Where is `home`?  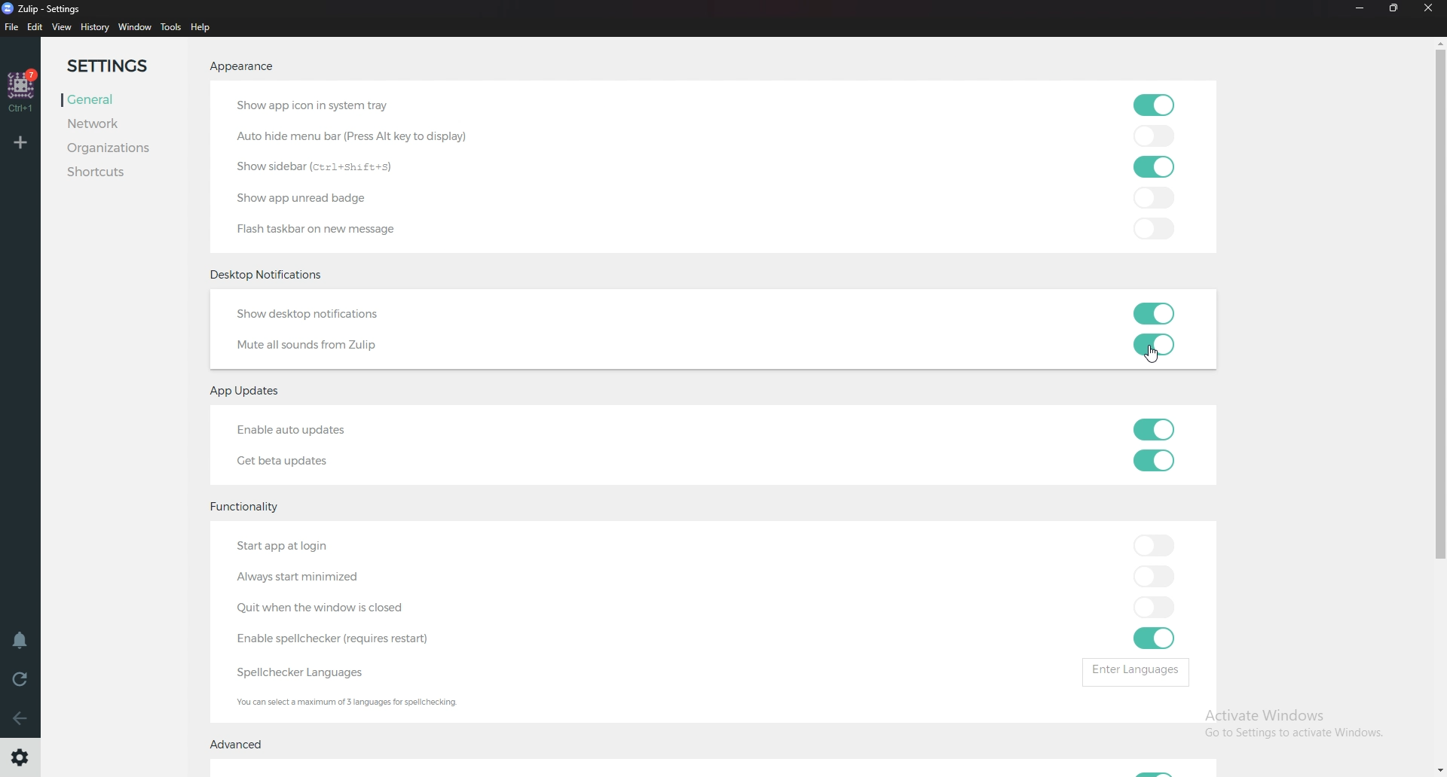
home is located at coordinates (23, 90).